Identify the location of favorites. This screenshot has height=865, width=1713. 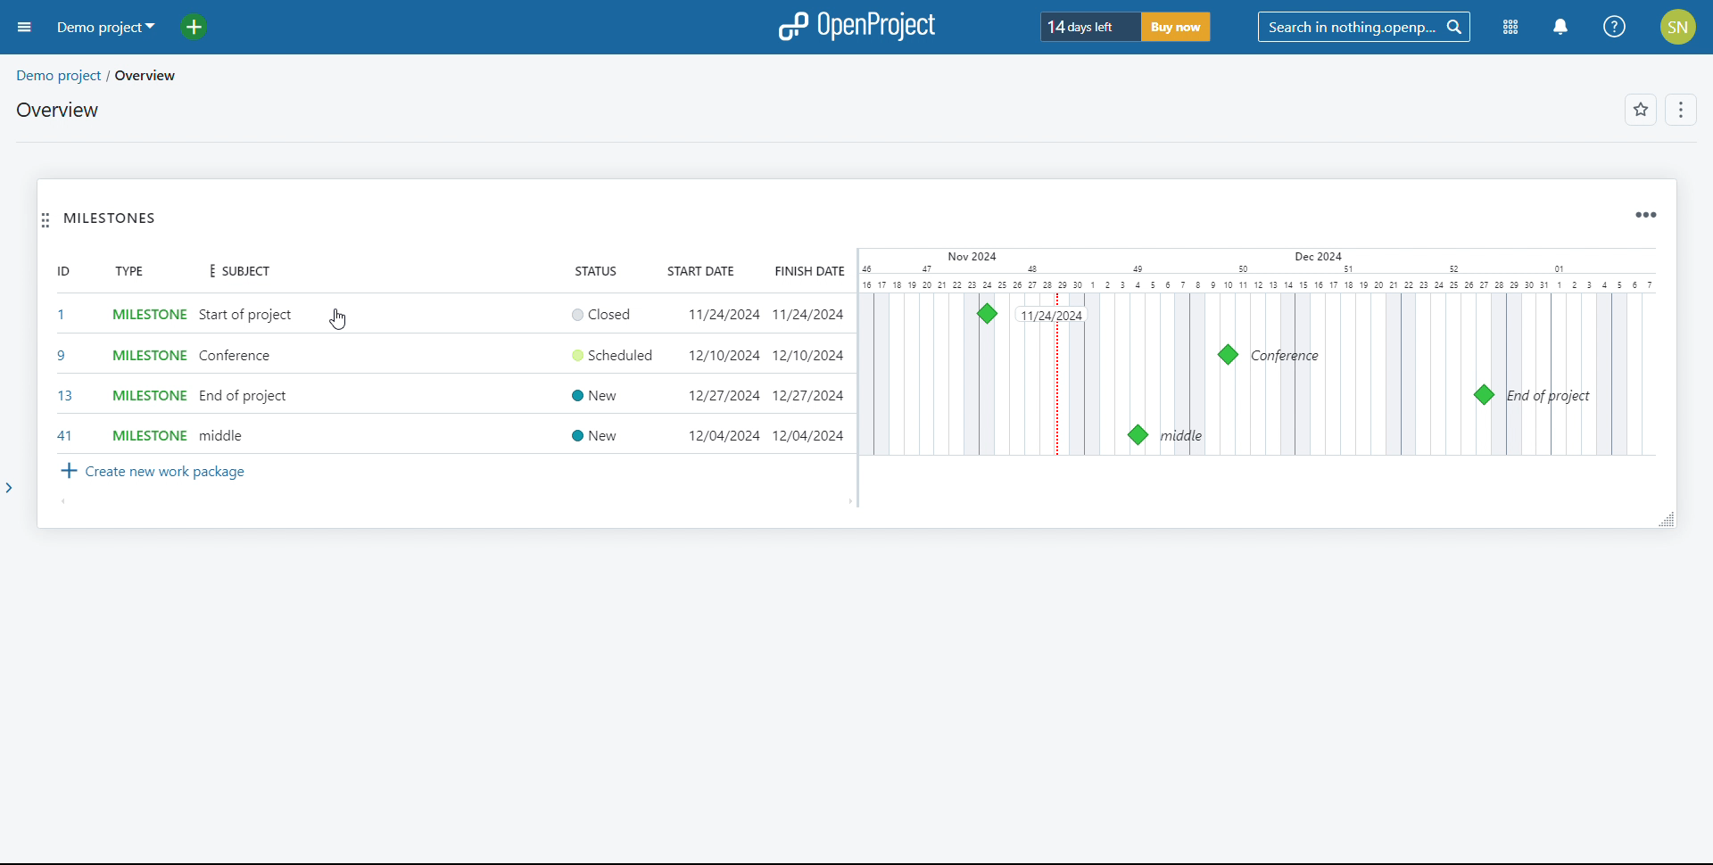
(1643, 111).